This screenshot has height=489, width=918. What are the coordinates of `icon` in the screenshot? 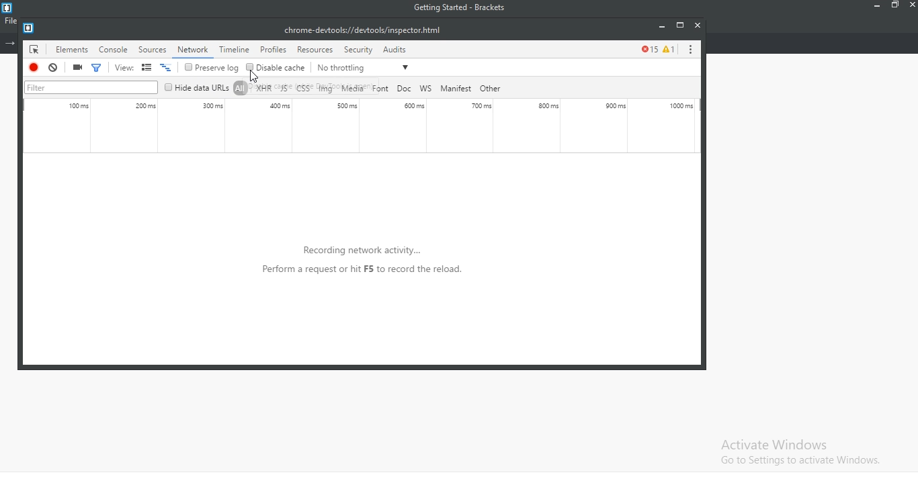 It's located at (32, 50).